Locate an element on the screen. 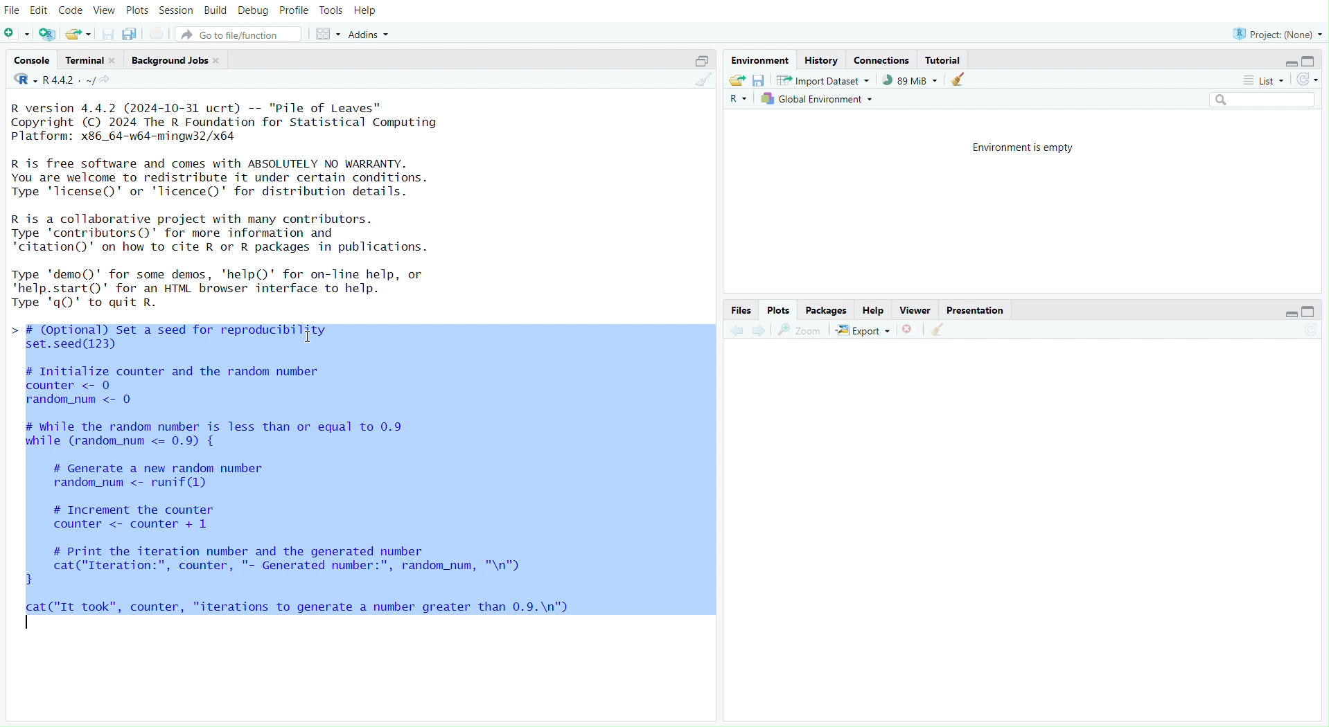  R version 4.4.2 (2024-10-31 ucrt) -- "Pile of Leaves”
Copyright (C) 2024 The R Foundation for Statistical Computing
Platform: x86_64-w64-mingw32/x64

R is free software and comes with ABSOLUTELY NO WARRANTY.
You are welcome to redistribute it under certain conditions.
Type 'license()' or 'licence()' for distribution details.

R is a collaborative project with many contributors.

Type 'contributors()' for more information and

'citation()' on how to cite R or R packages in publications.
Type 'demo()' for some demos, 'help()' for on-Tine help, or
'help.start()"' for an HTML browser interface to help.

Twoe 'a()' to auit R. is located at coordinates (236, 199).